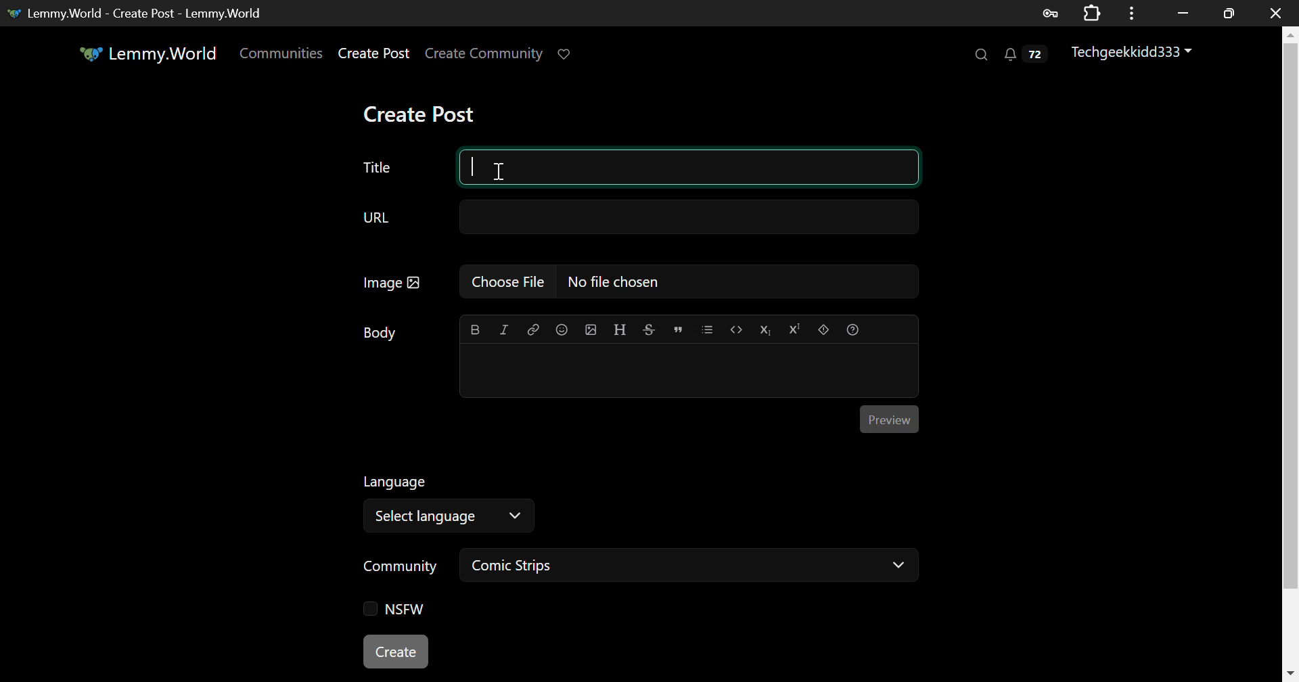  I want to click on Extensions, so click(1095, 12).